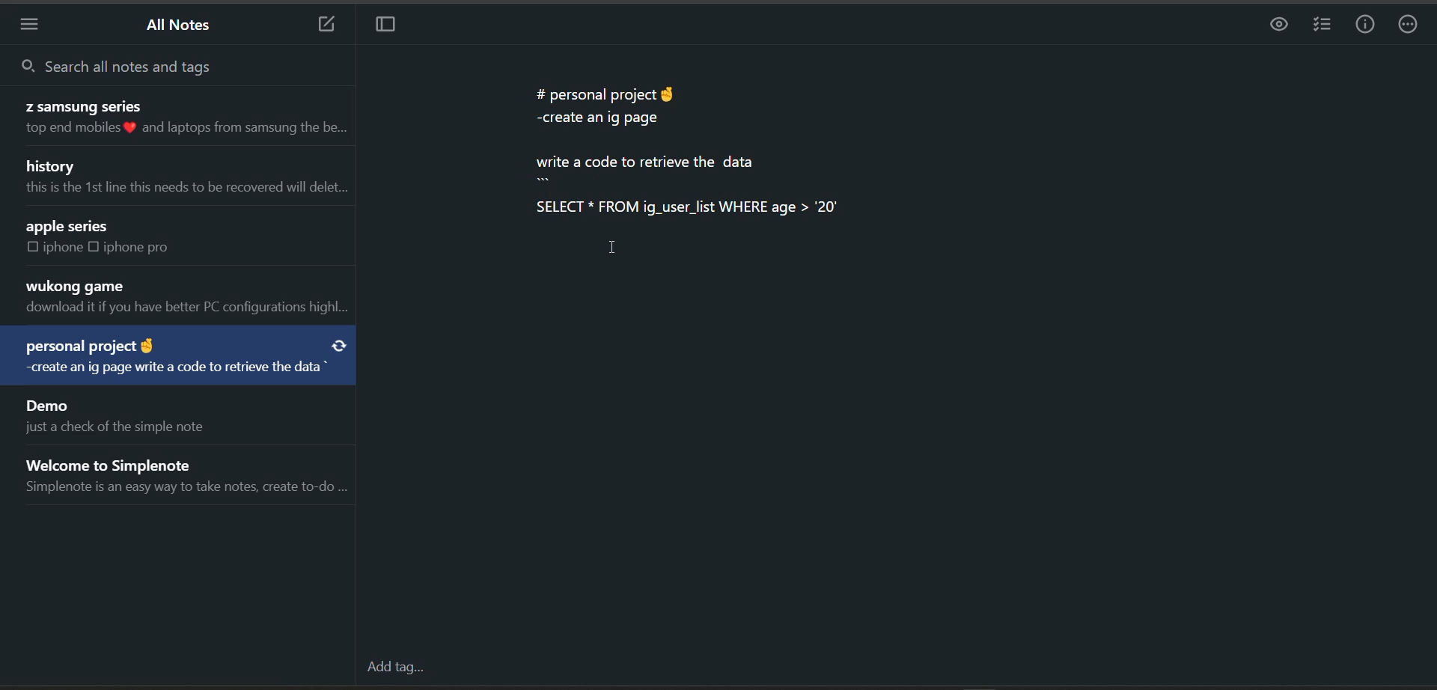 The image size is (1437, 690). Describe the element at coordinates (319, 25) in the screenshot. I see `add new note` at that location.